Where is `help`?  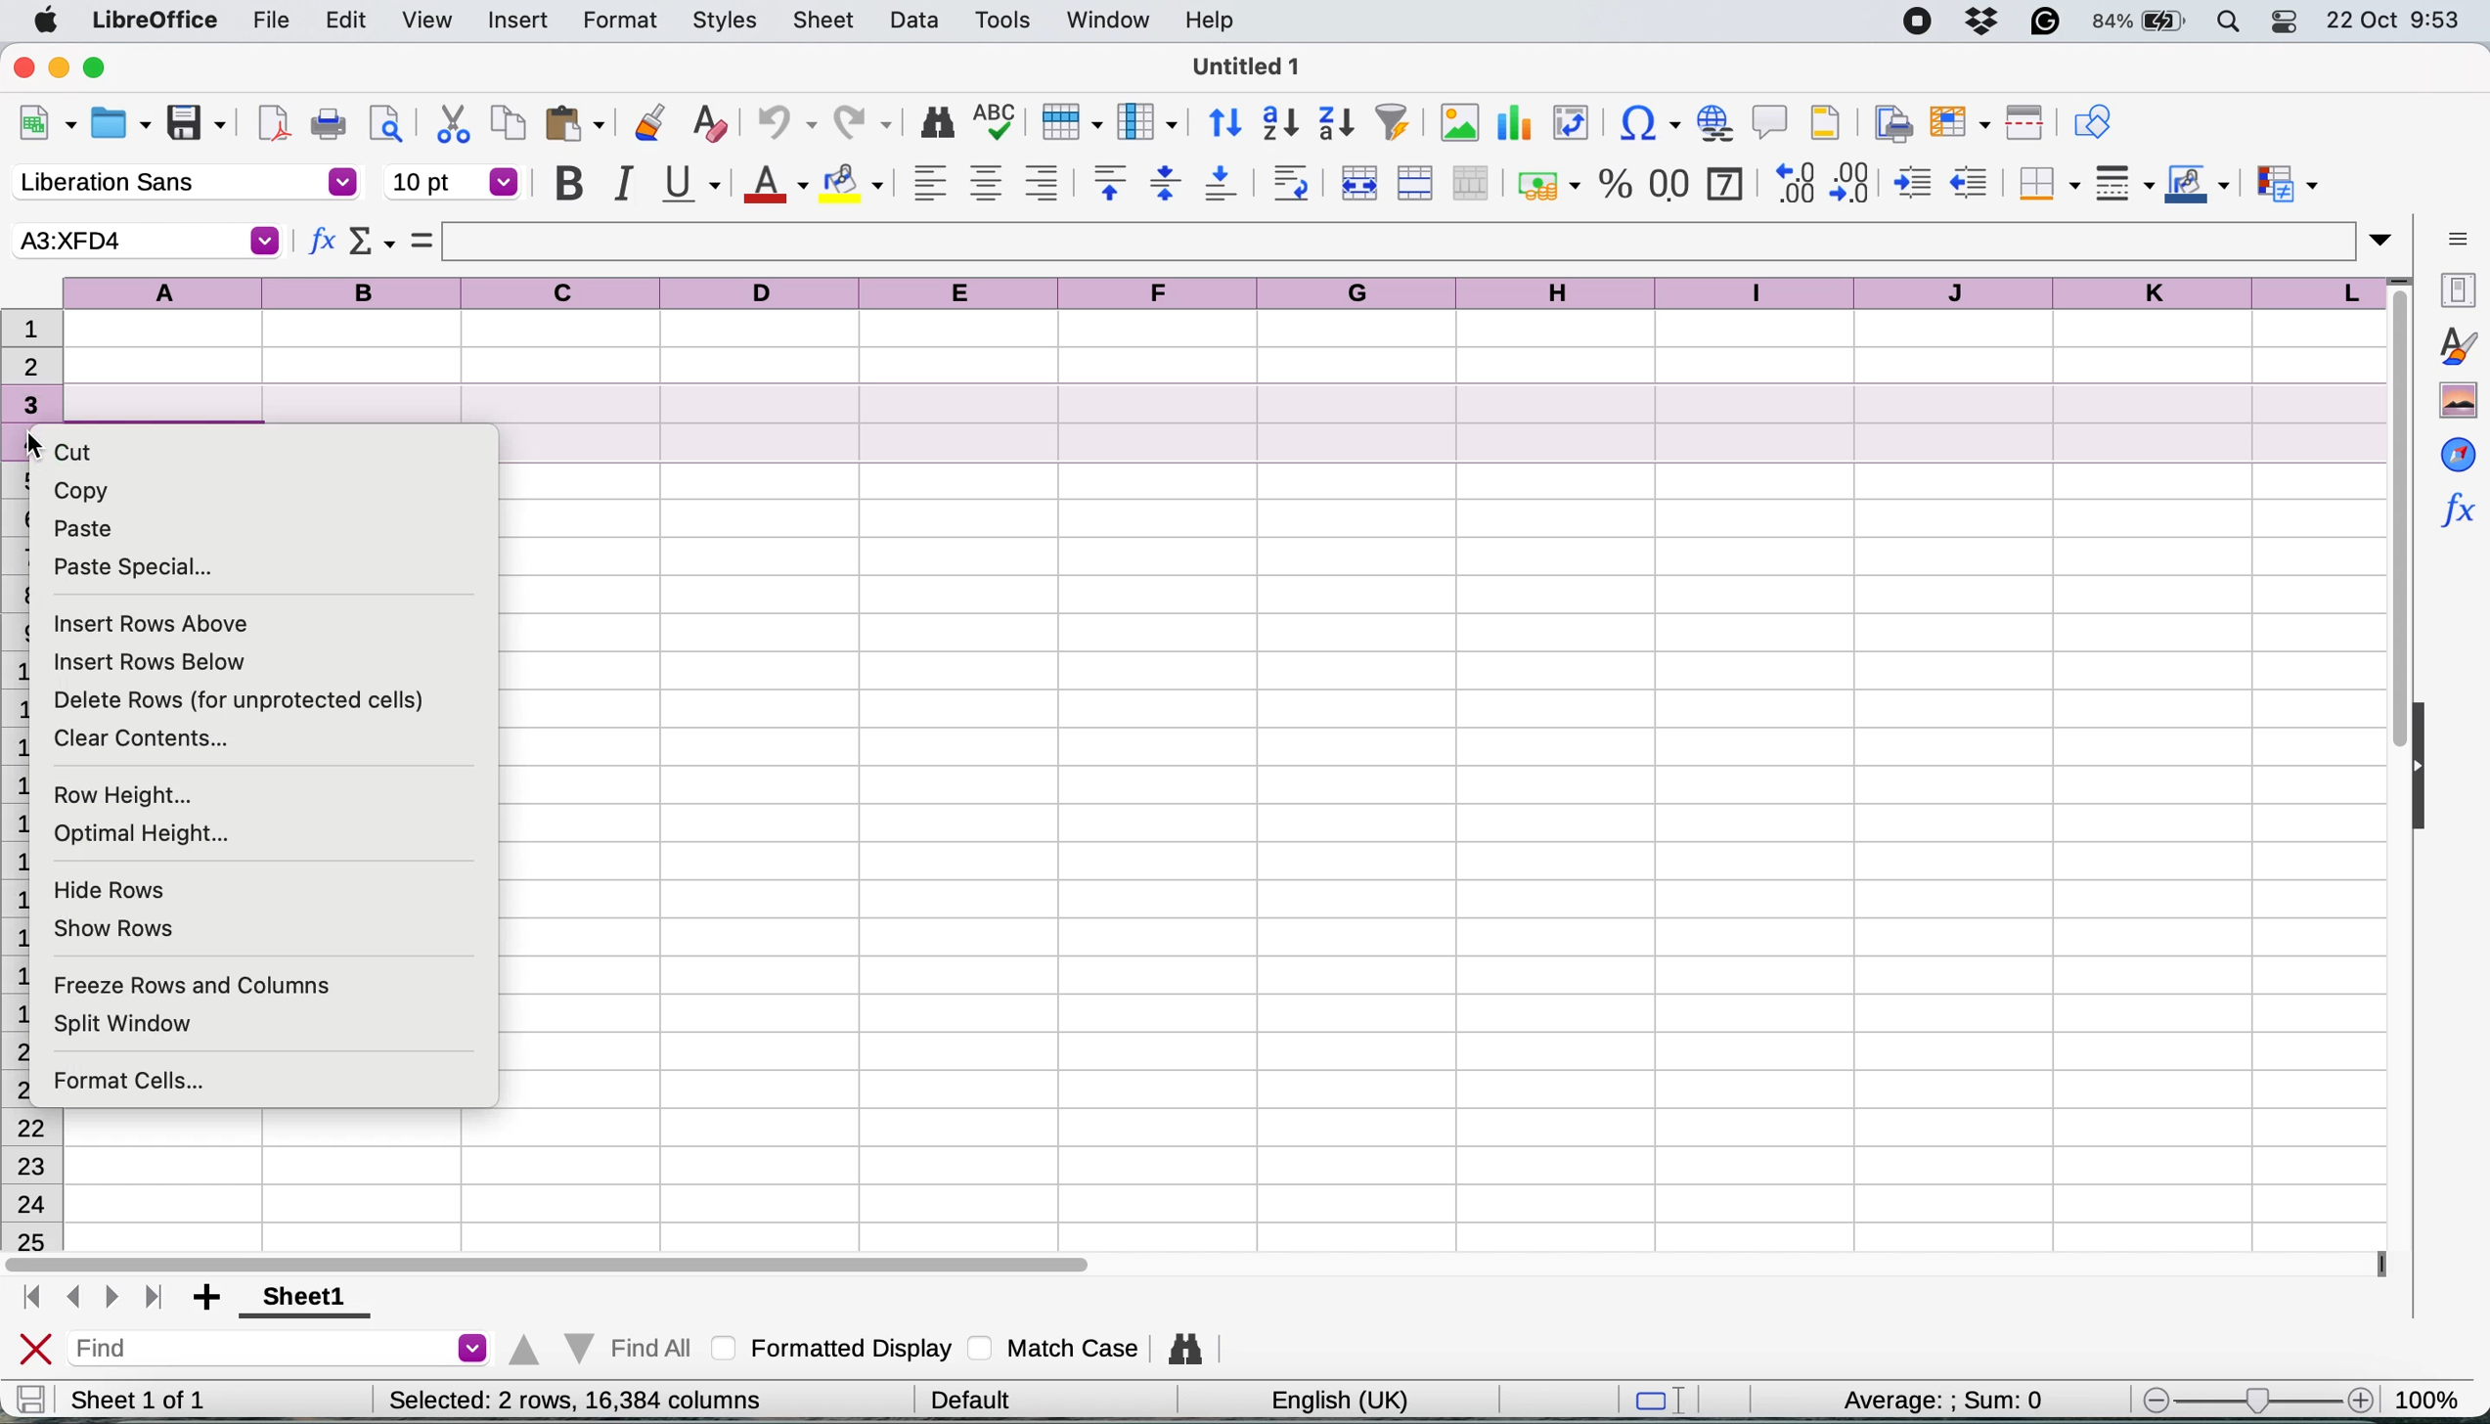
help is located at coordinates (1215, 20).